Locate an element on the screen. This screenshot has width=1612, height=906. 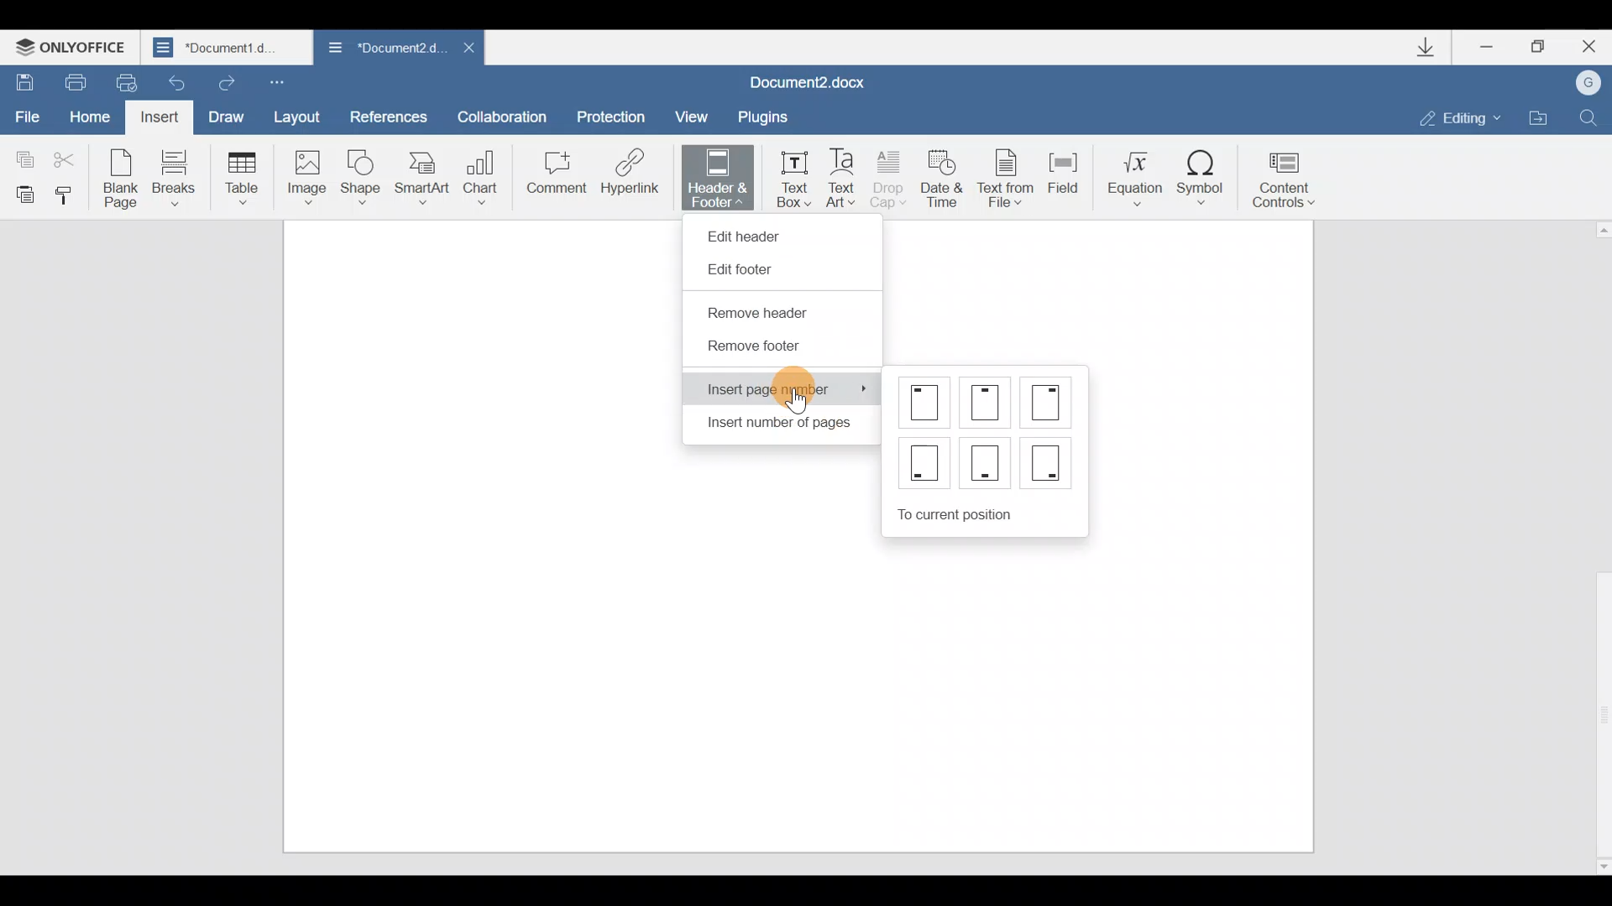
Position 3 is located at coordinates (1049, 401).